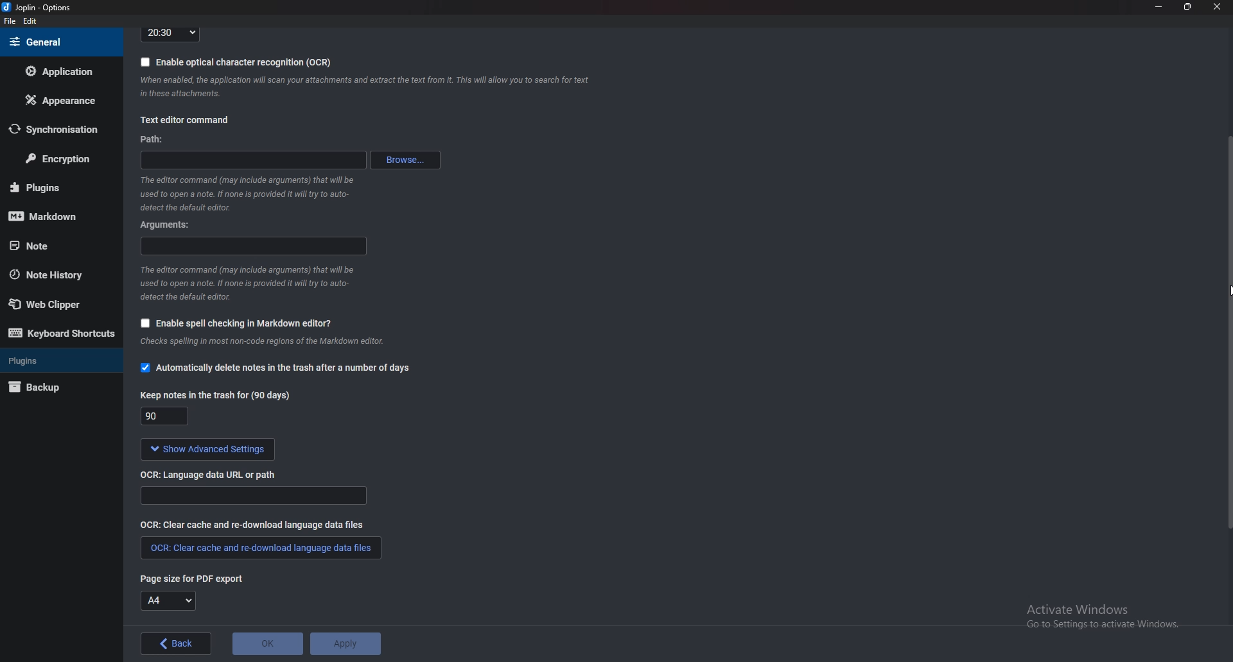 Image resolution: width=1233 pixels, height=662 pixels. I want to click on plugins, so click(58, 360).